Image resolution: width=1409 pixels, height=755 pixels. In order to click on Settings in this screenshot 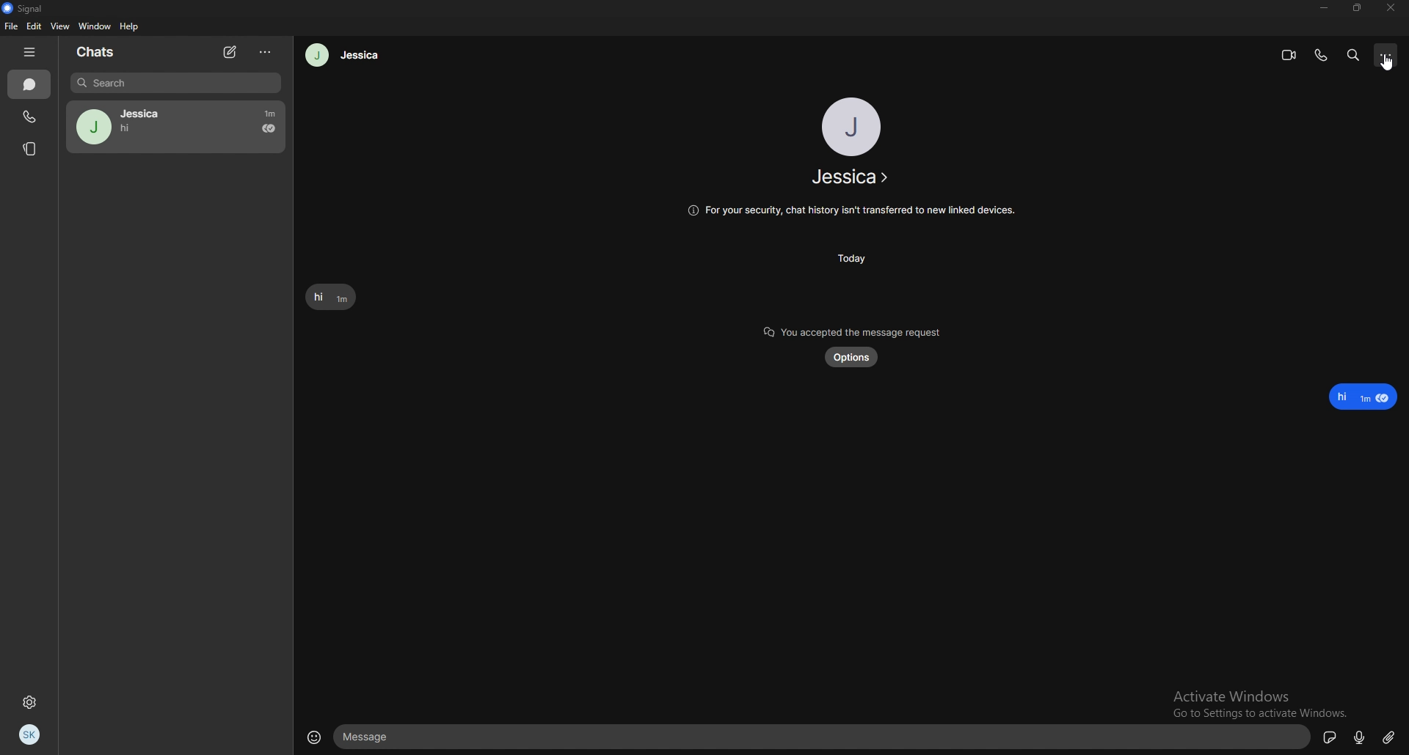, I will do `click(33, 701)`.